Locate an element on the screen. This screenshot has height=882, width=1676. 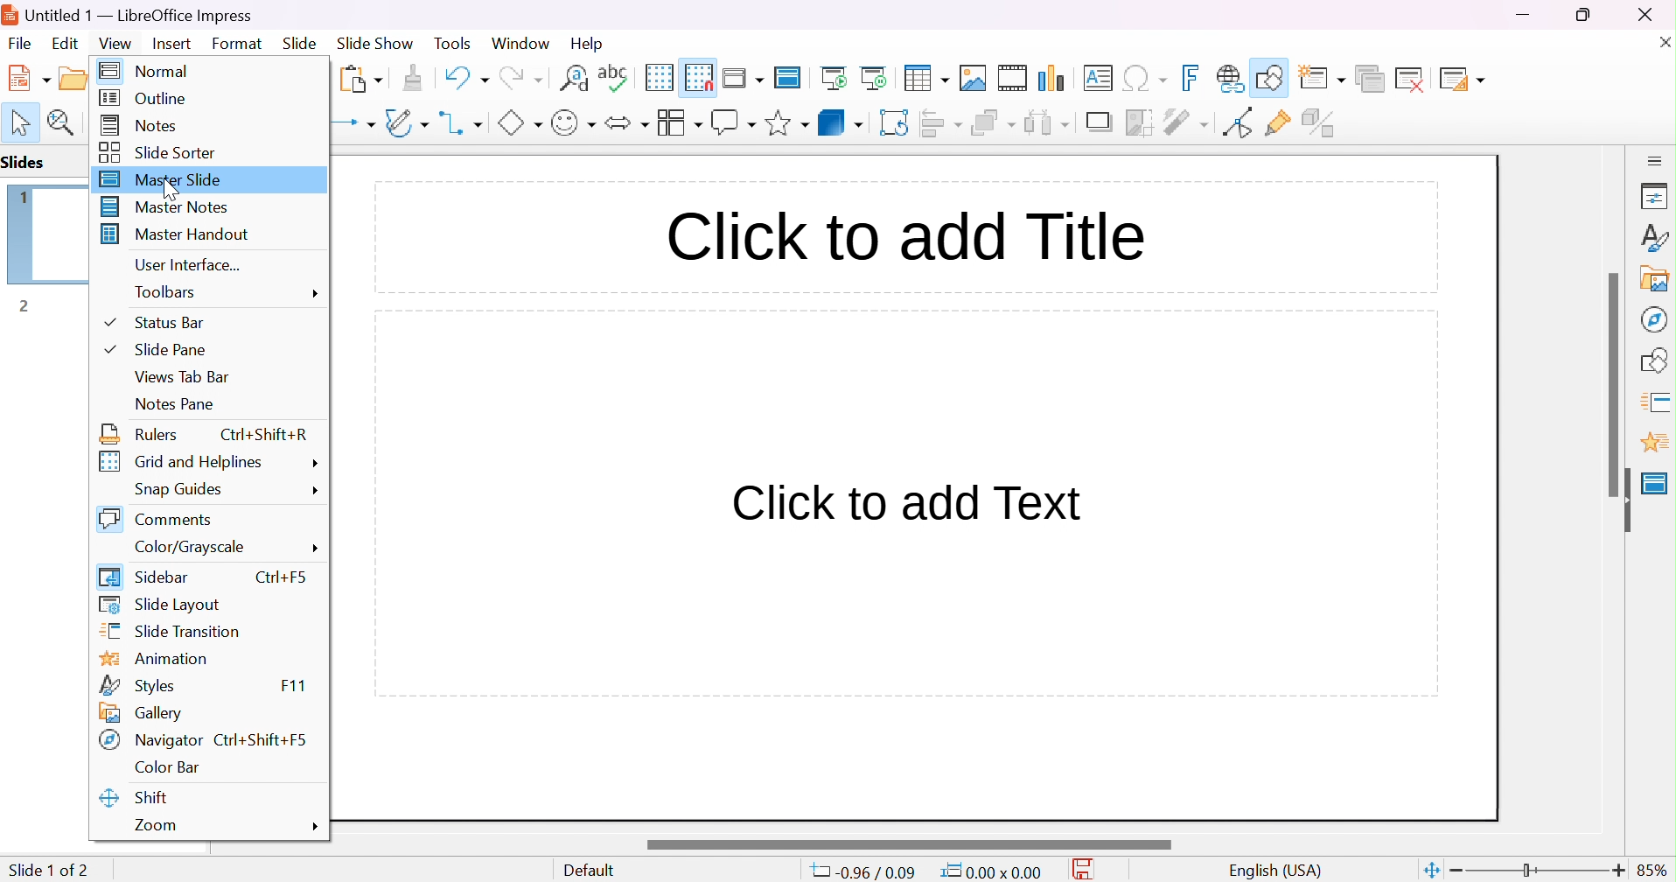
navigator is located at coordinates (152, 740).